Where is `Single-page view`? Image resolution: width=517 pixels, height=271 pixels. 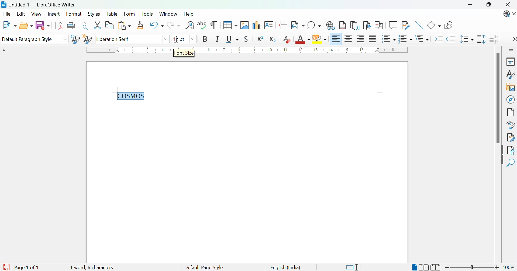 Single-page view is located at coordinates (414, 268).